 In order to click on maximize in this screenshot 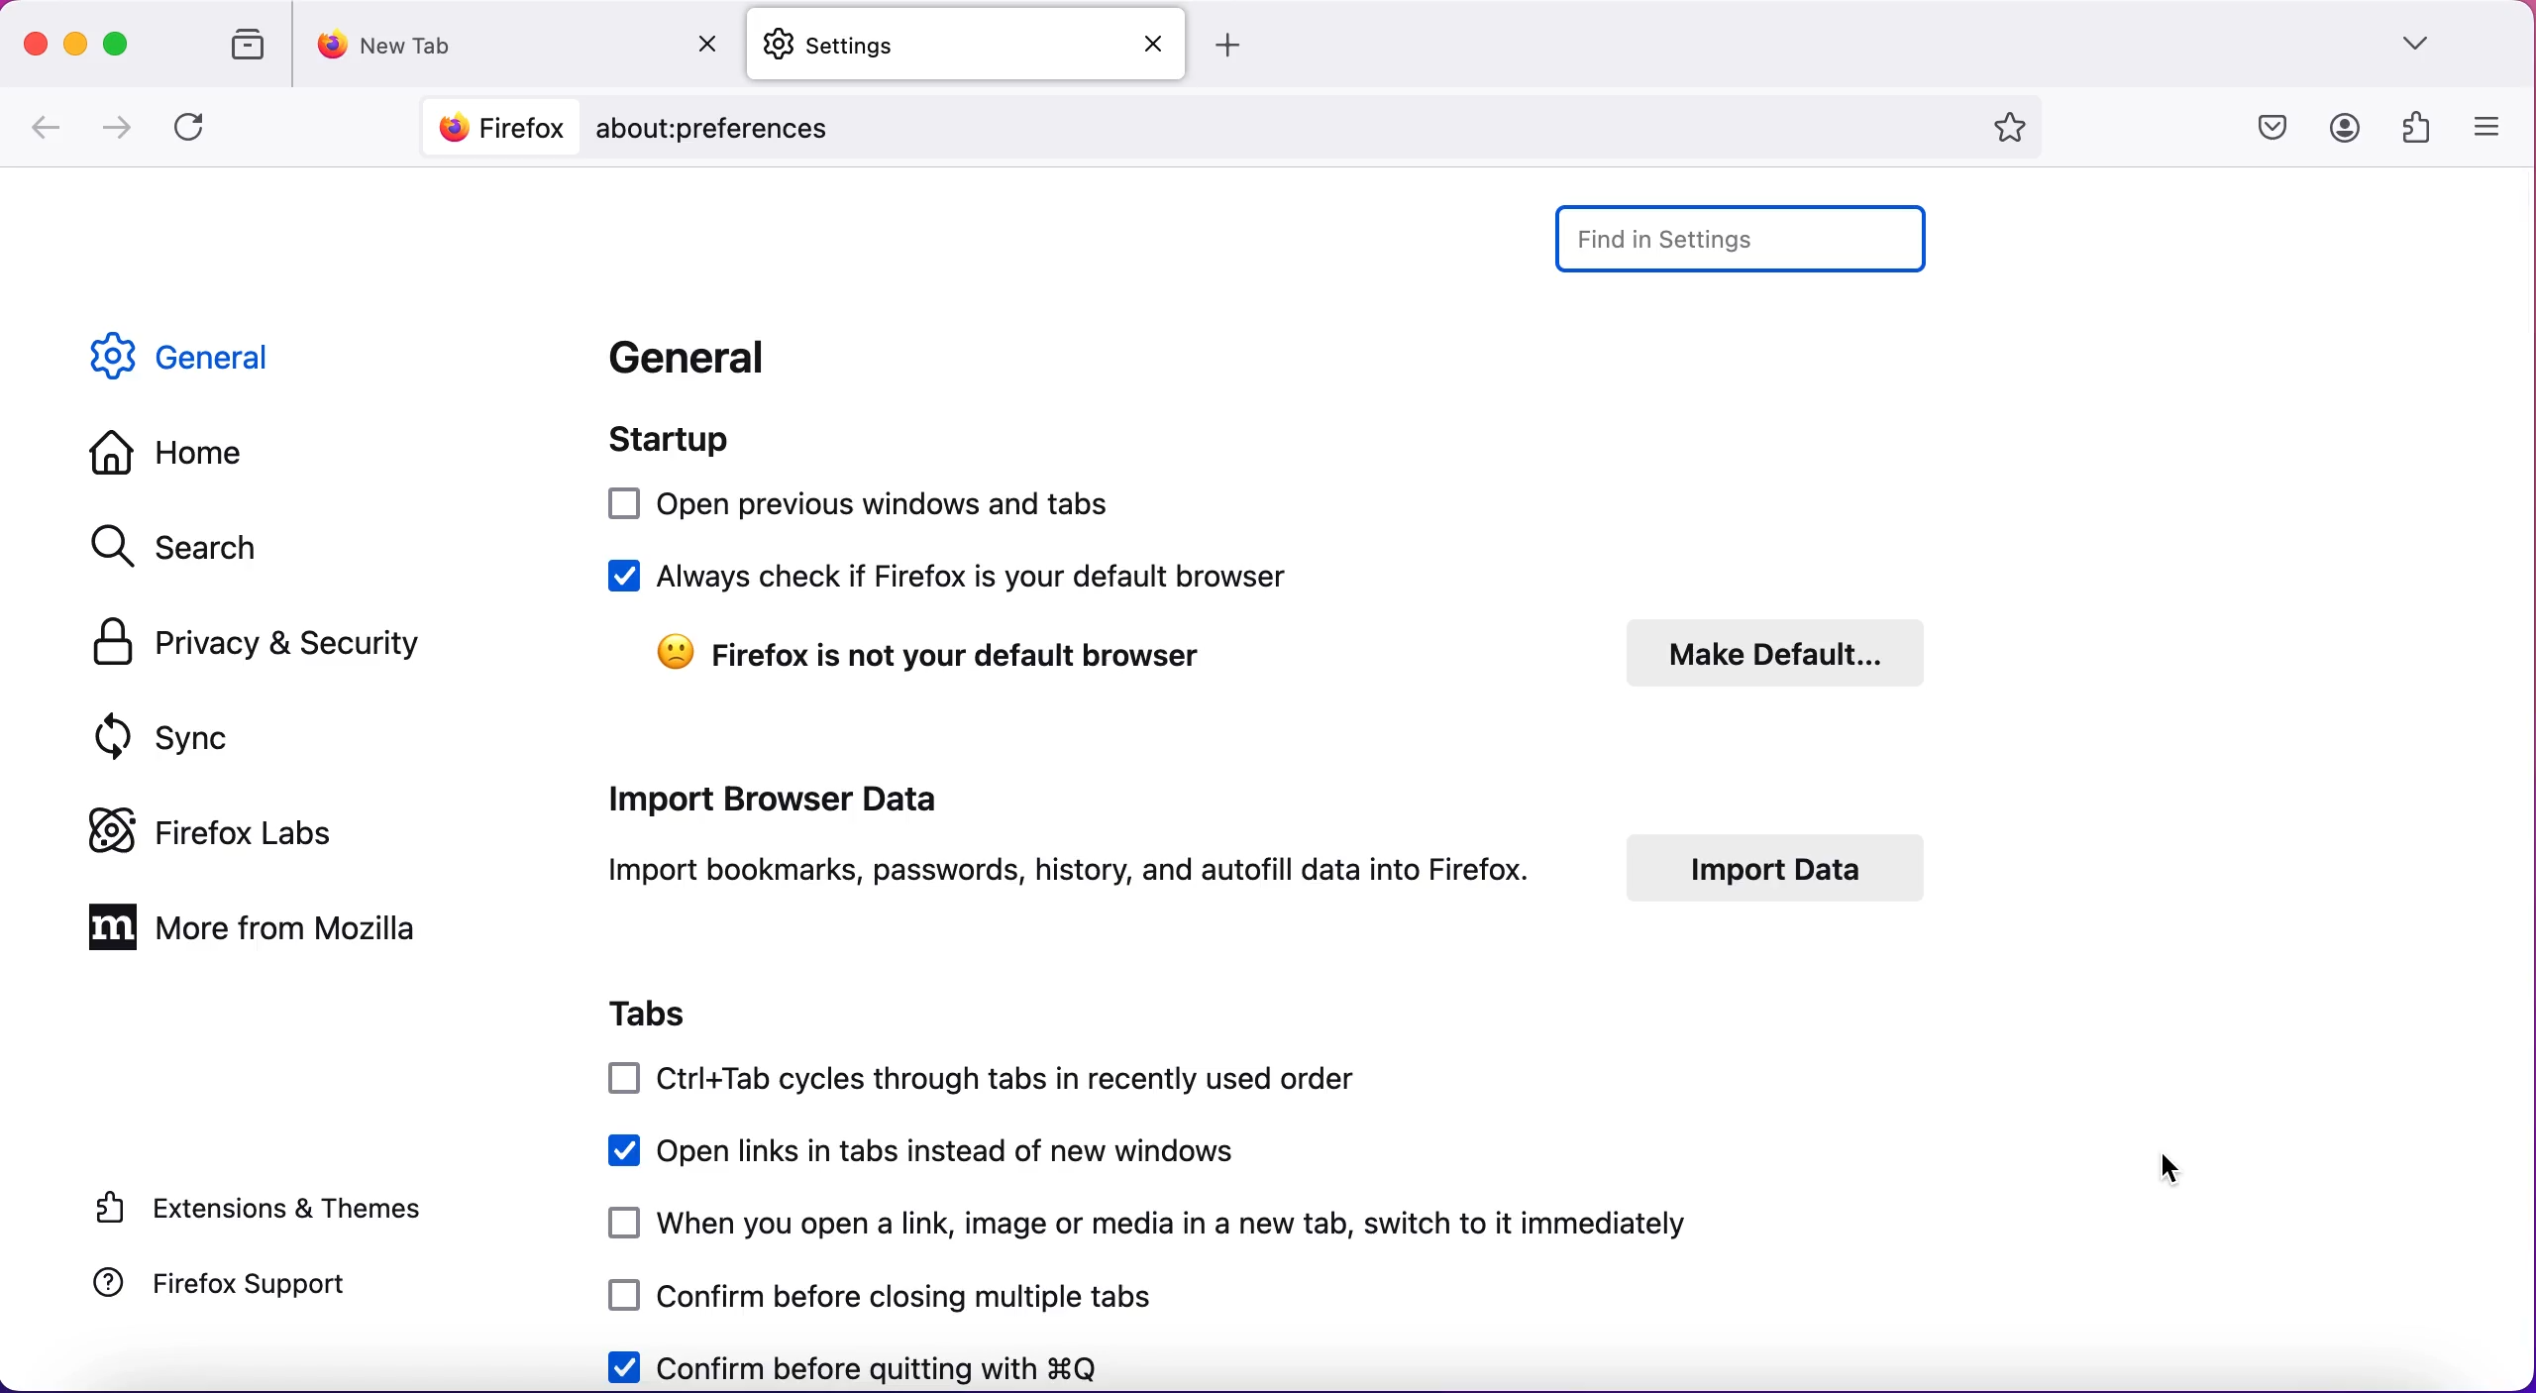, I will do `click(122, 44)`.